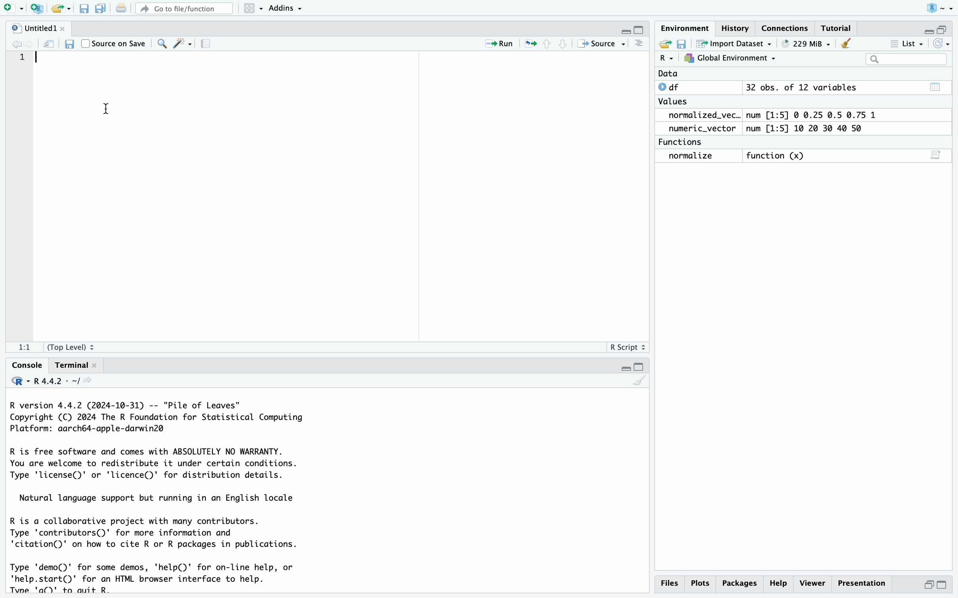 Image resolution: width=958 pixels, height=598 pixels. What do you see at coordinates (599, 45) in the screenshot?
I see `Source` at bounding box center [599, 45].